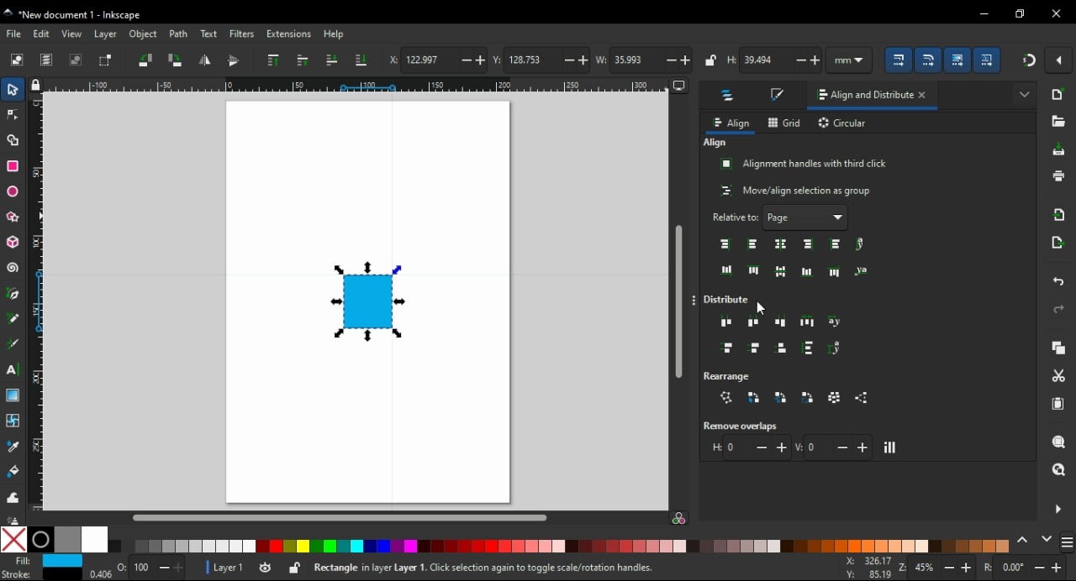 The image size is (1076, 581). What do you see at coordinates (107, 61) in the screenshot?
I see `toggle selection box to select all touched objects ` at bounding box center [107, 61].